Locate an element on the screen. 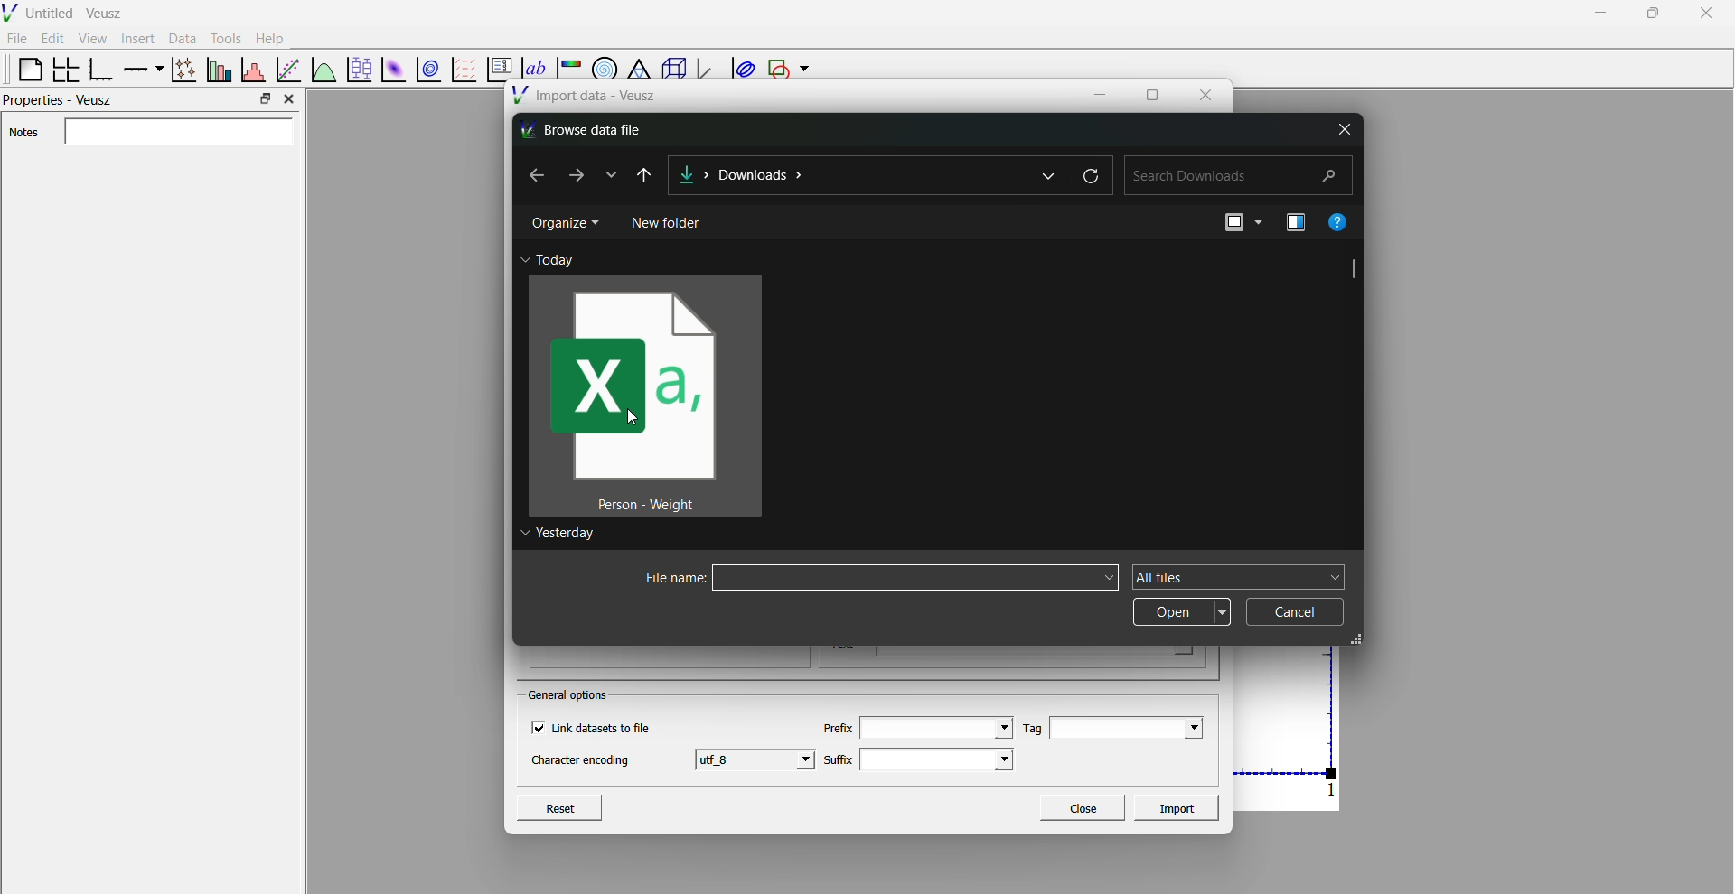 The image size is (1735, 894). dropdown is located at coordinates (1104, 552).